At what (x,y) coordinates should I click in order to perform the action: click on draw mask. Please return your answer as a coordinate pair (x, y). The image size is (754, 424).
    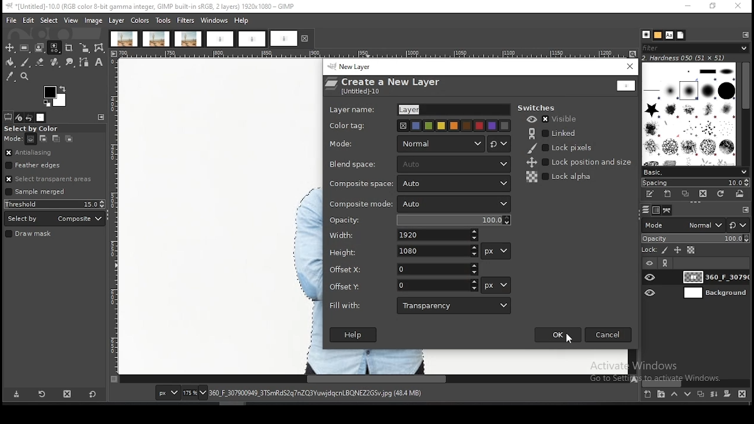
    Looking at the image, I should click on (30, 234).